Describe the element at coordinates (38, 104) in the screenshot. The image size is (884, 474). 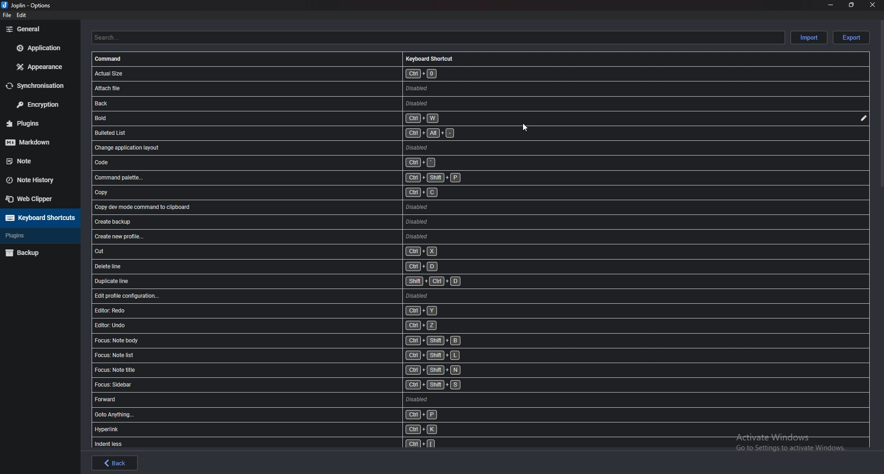
I see `Encryption` at that location.